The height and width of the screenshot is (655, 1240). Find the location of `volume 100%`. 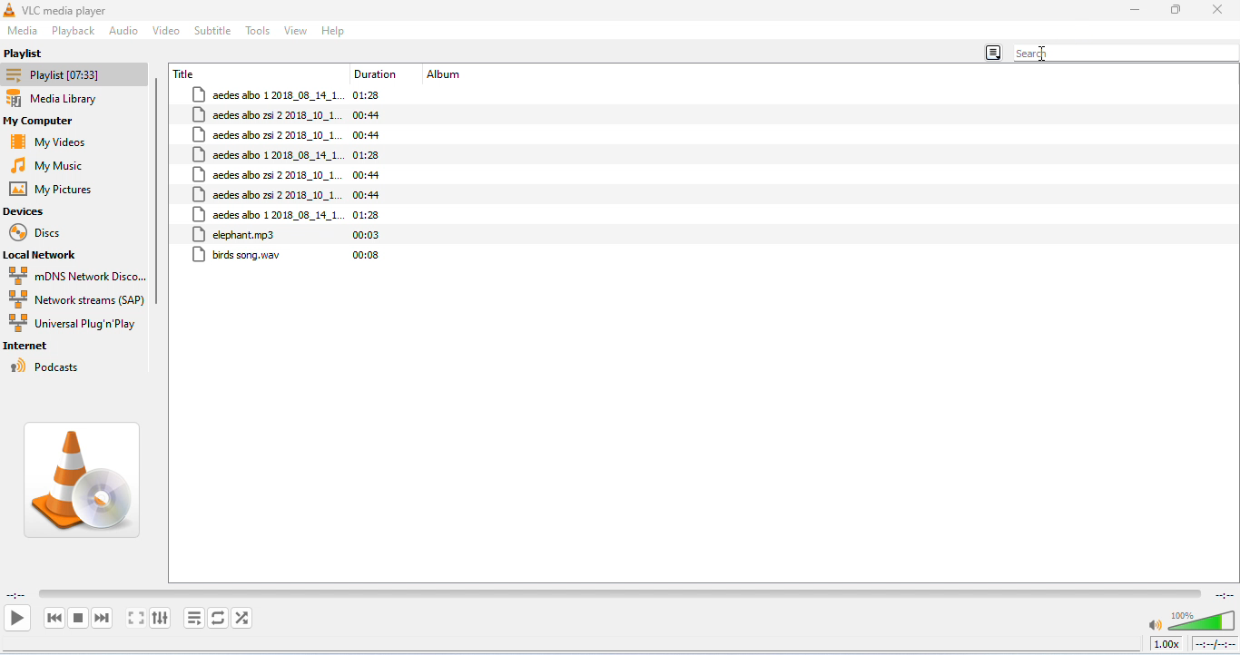

volume 100% is located at coordinates (1189, 617).